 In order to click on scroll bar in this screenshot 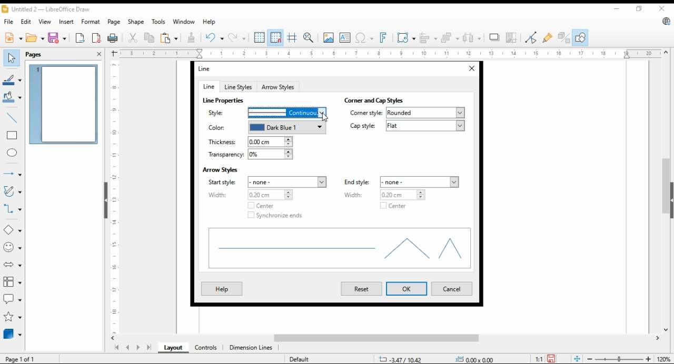, I will do `click(390, 339)`.